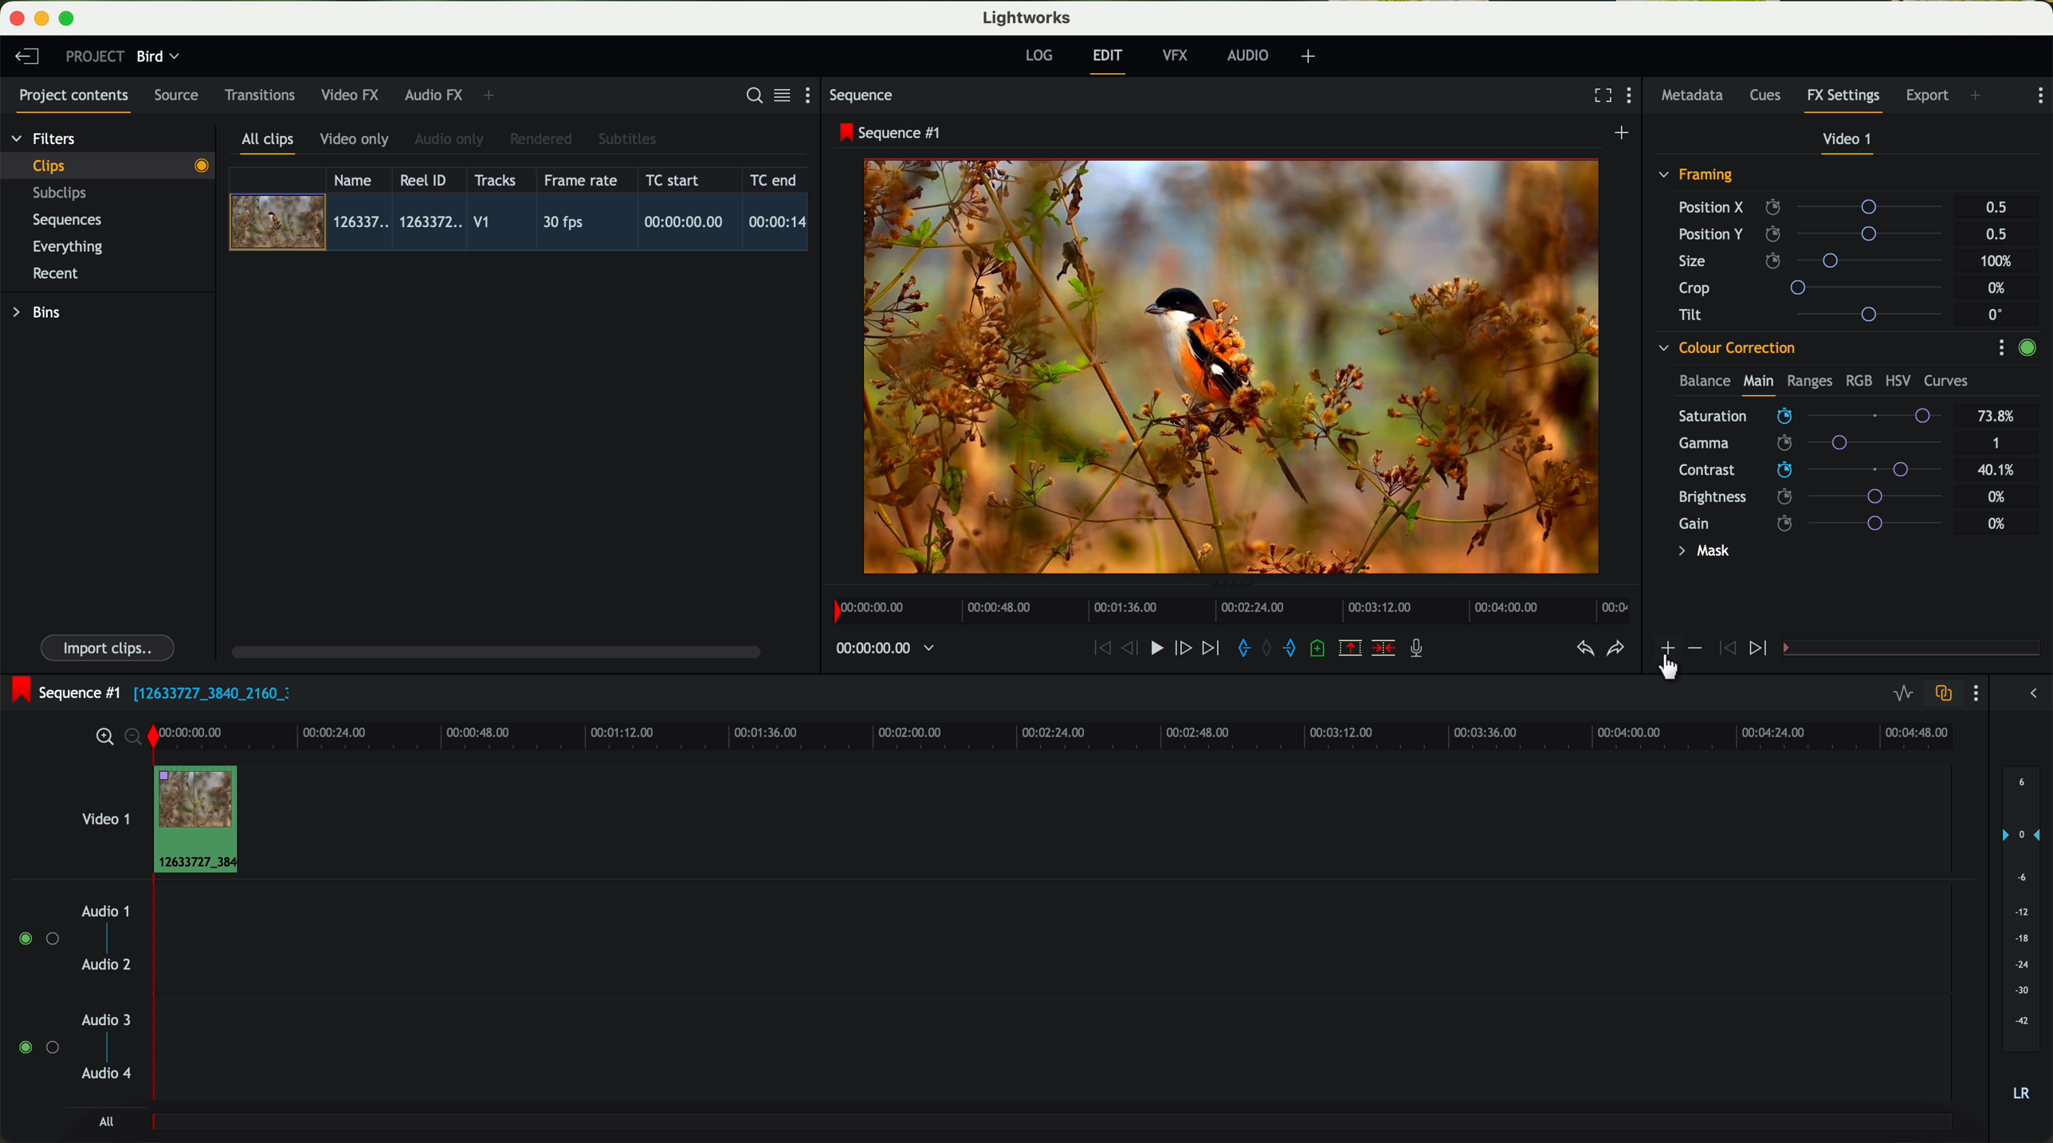  Describe the element at coordinates (1809, 380) in the screenshot. I see `ranges` at that location.